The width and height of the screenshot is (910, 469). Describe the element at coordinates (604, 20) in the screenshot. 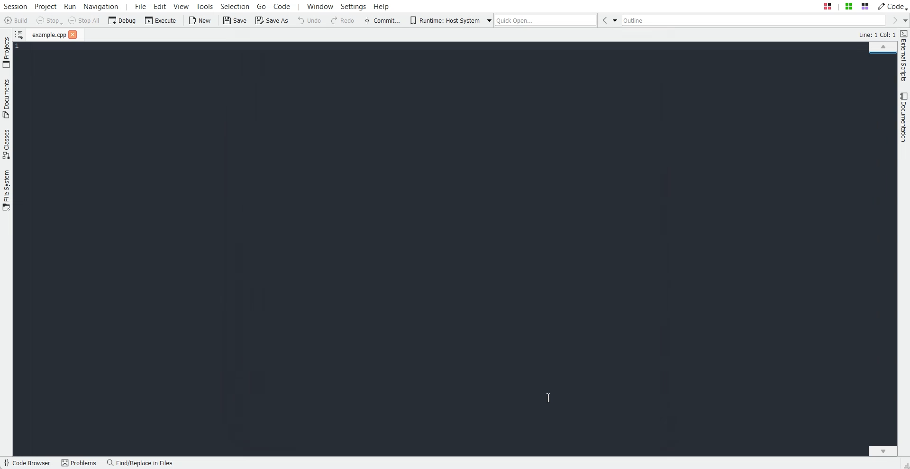

I see `Go Back` at that location.